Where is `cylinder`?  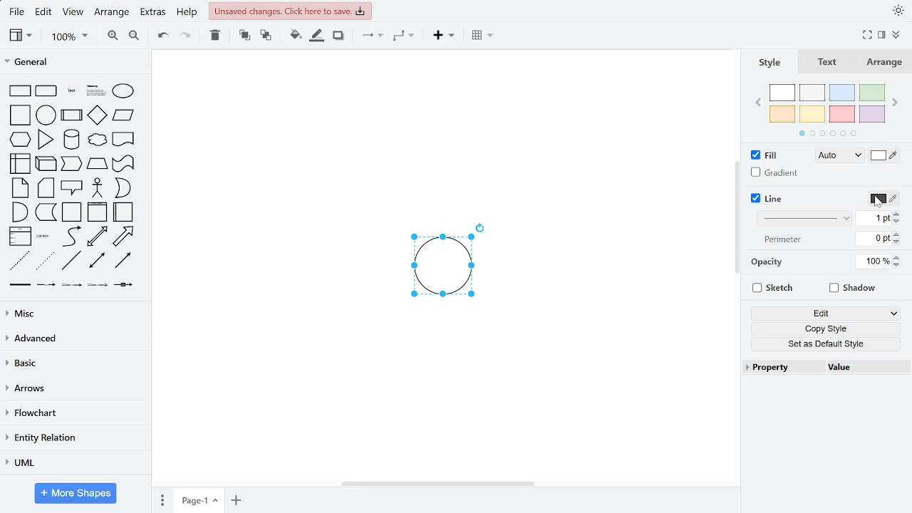 cylinder is located at coordinates (71, 140).